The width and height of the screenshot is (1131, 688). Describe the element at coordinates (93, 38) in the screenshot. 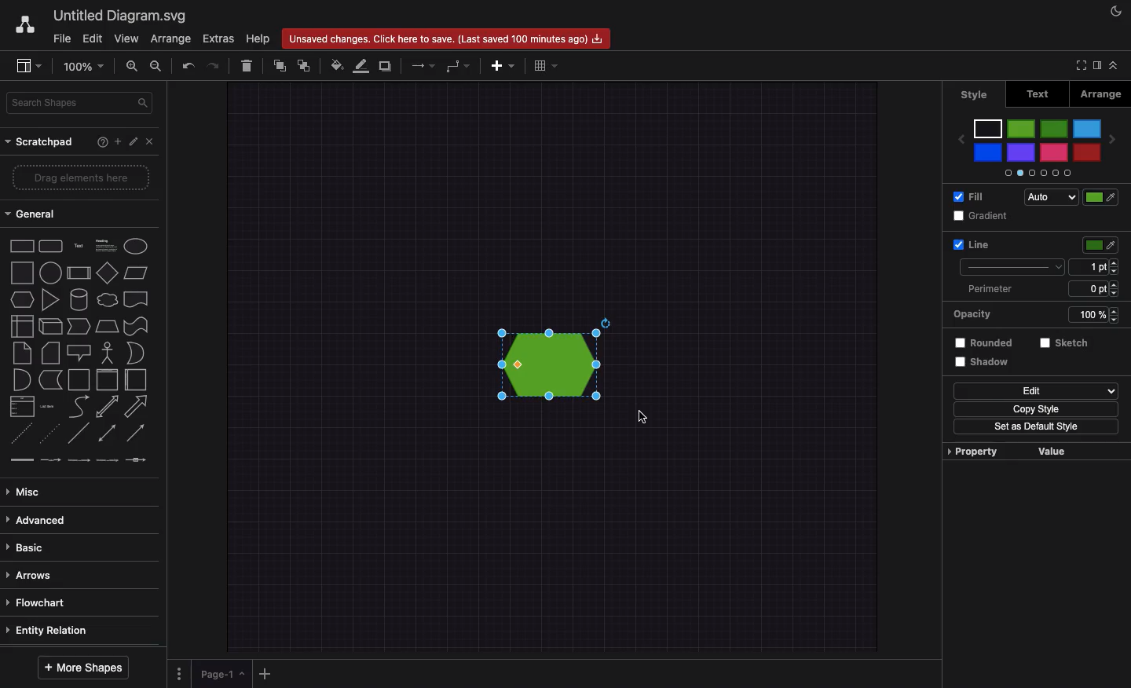

I see `Edit` at that location.